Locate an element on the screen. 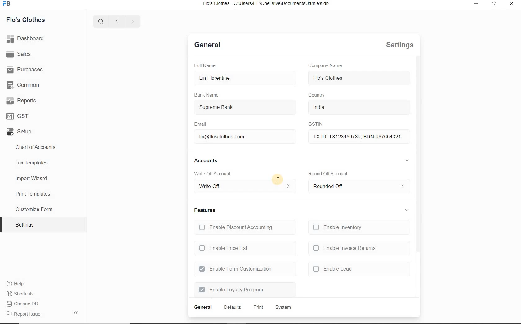  Help is located at coordinates (17, 284).